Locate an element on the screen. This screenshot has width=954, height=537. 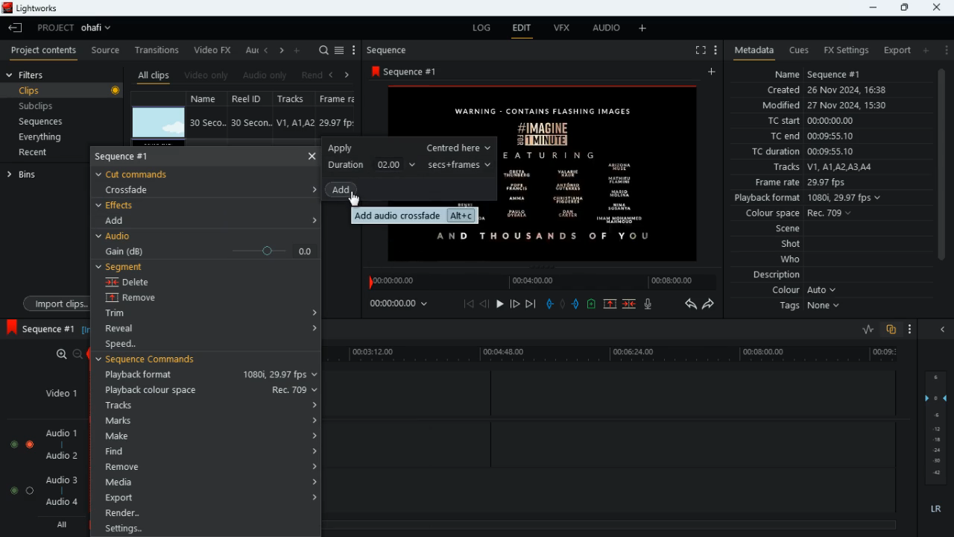
tracks is located at coordinates (297, 99).